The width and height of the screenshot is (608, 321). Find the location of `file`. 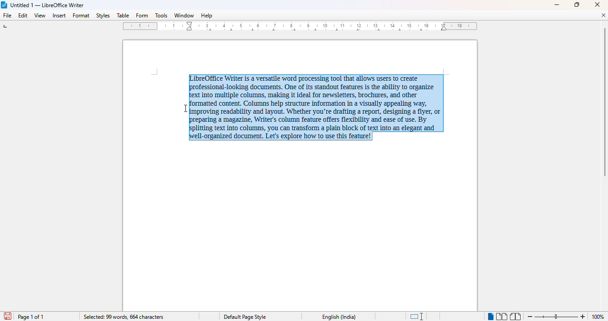

file is located at coordinates (7, 15).